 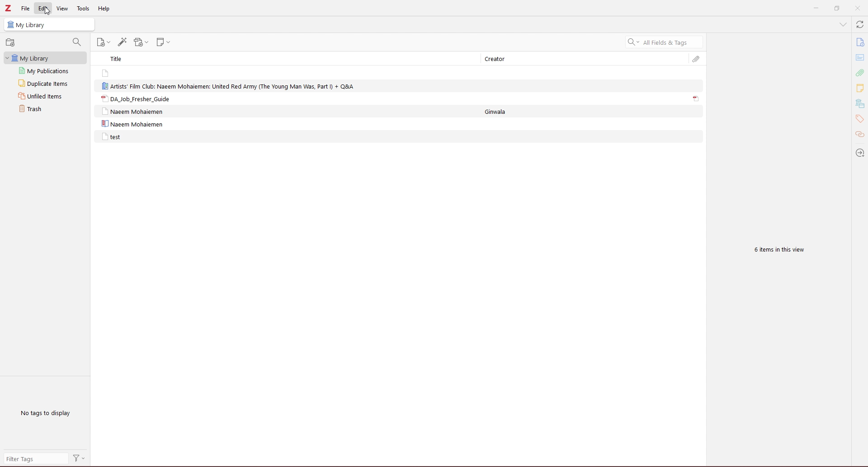 What do you see at coordinates (123, 42) in the screenshot?
I see `add items by identifier` at bounding box center [123, 42].